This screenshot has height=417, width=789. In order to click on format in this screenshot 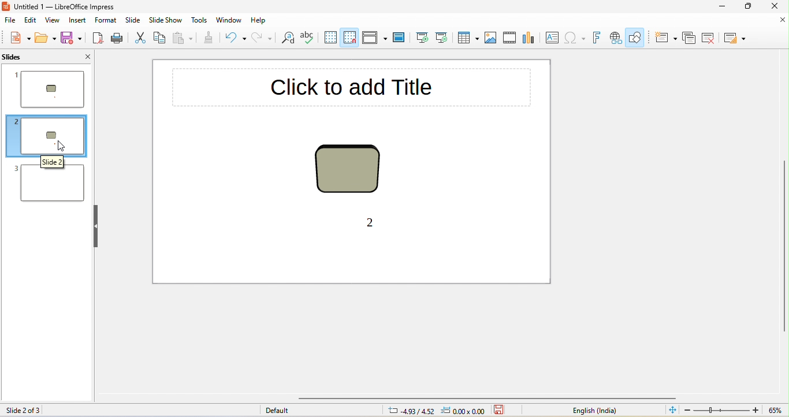, I will do `click(106, 21)`.